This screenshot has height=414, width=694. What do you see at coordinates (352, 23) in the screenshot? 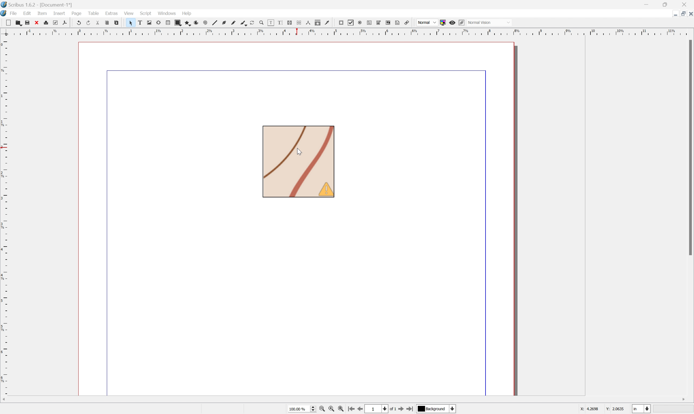
I see `PDF check box` at bounding box center [352, 23].